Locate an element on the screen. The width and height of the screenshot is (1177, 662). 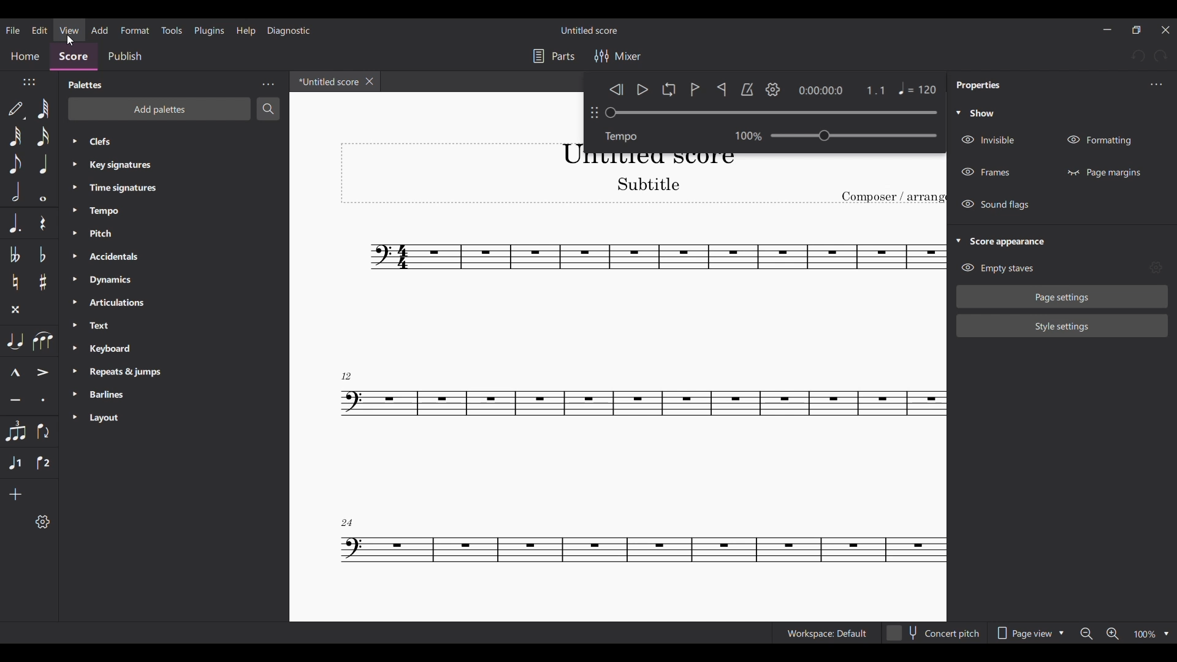
Customize notes toolbar is located at coordinates (42, 521).